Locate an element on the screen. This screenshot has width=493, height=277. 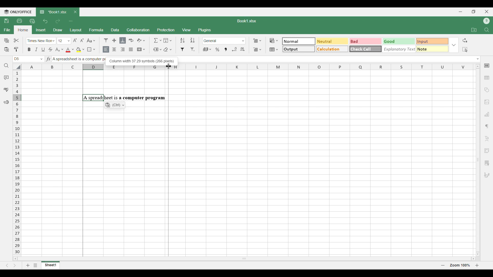
Close tab is located at coordinates (75, 12).